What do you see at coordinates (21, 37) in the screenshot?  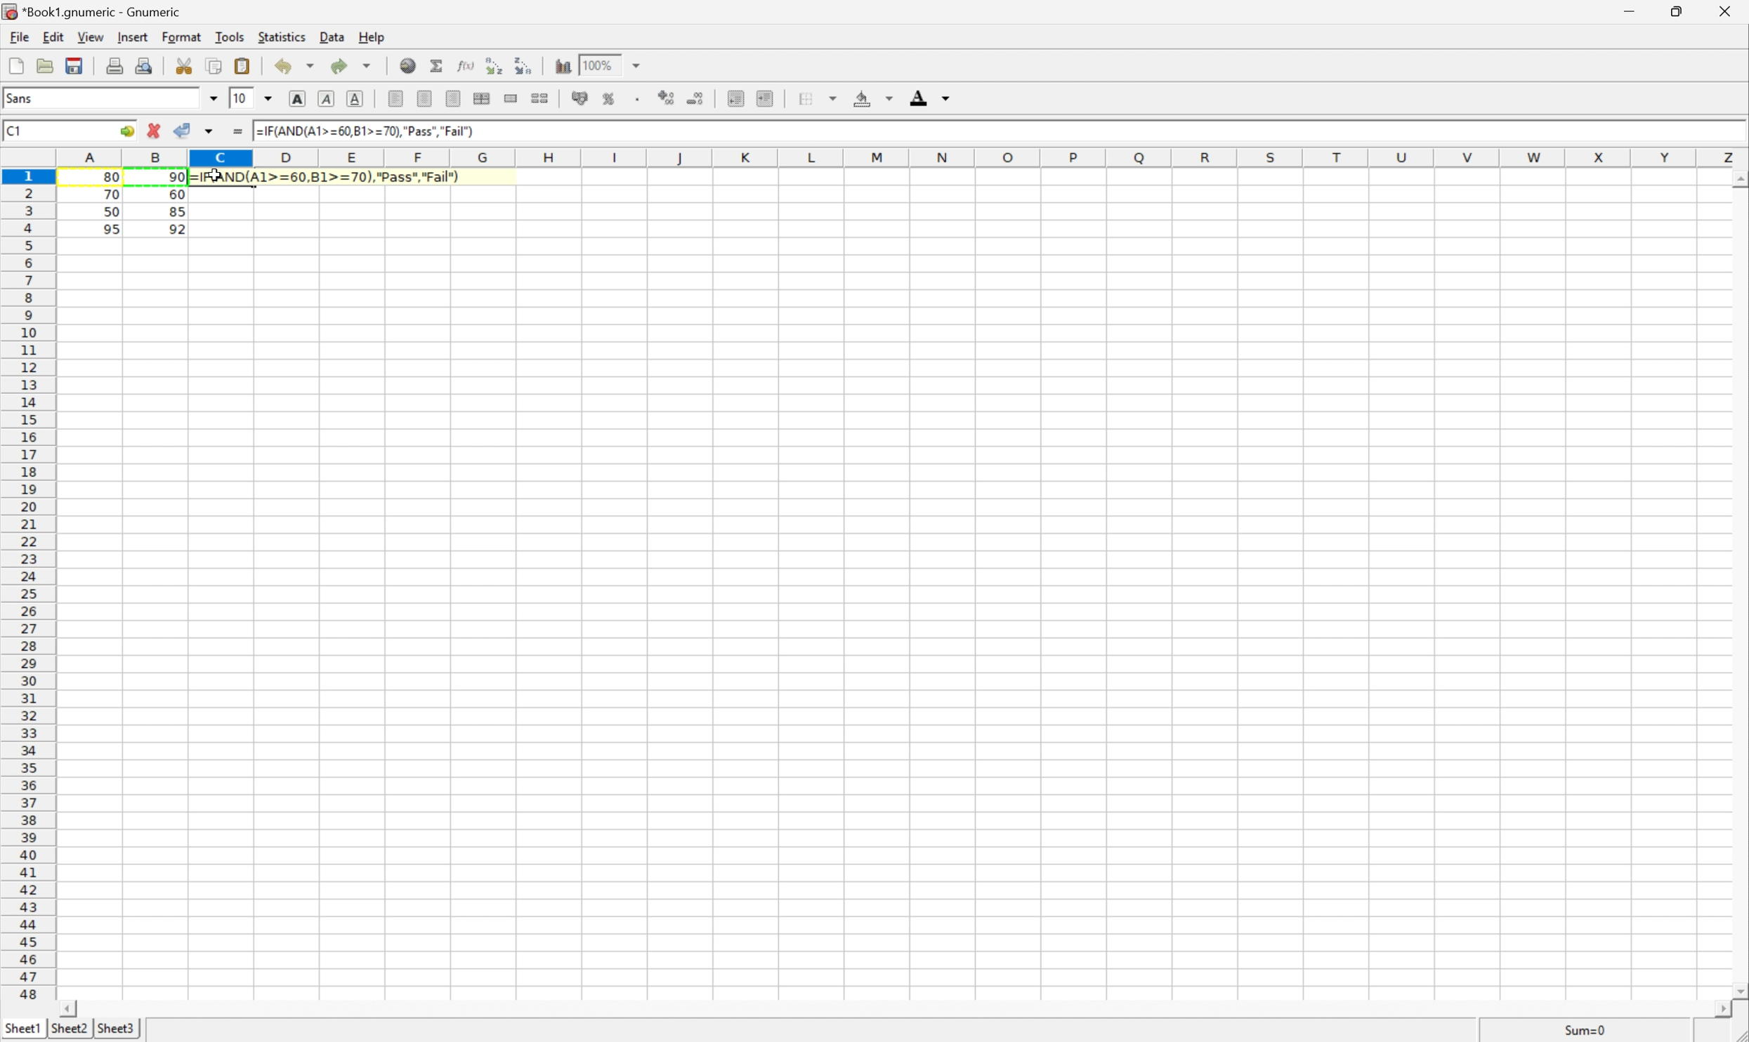 I see `File` at bounding box center [21, 37].